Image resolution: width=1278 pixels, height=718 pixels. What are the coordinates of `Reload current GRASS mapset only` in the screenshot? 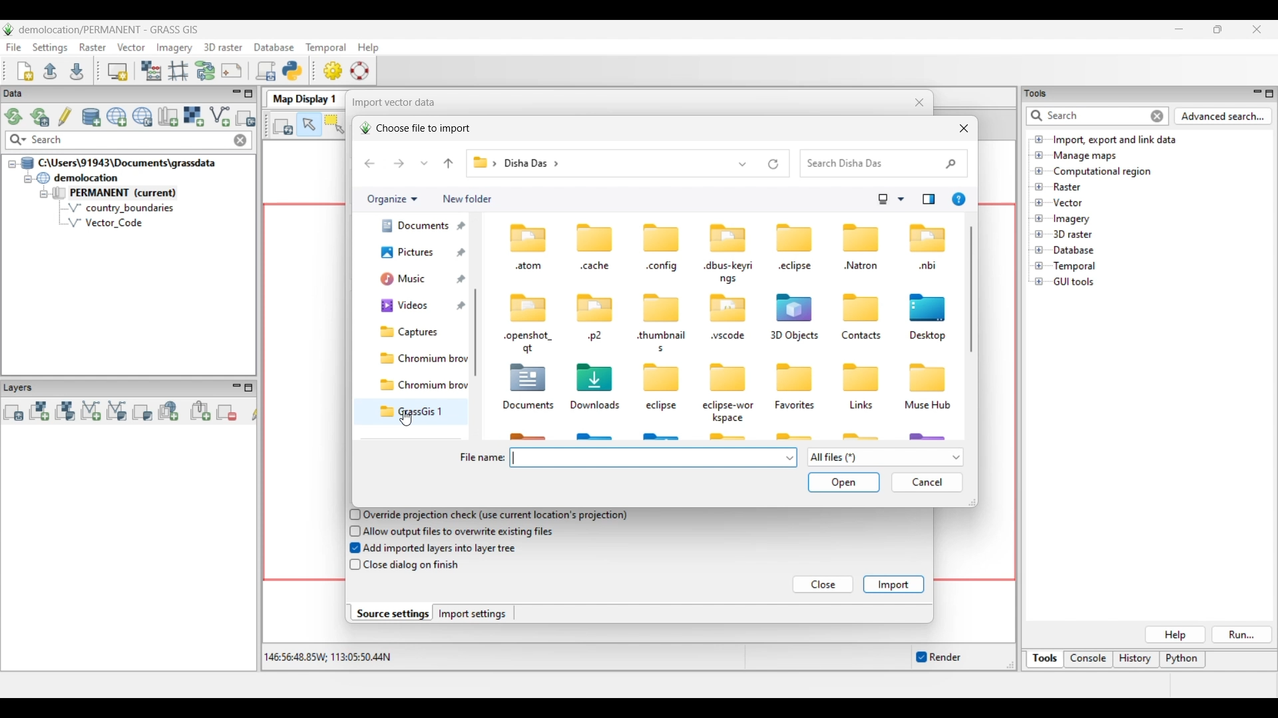 It's located at (40, 117).